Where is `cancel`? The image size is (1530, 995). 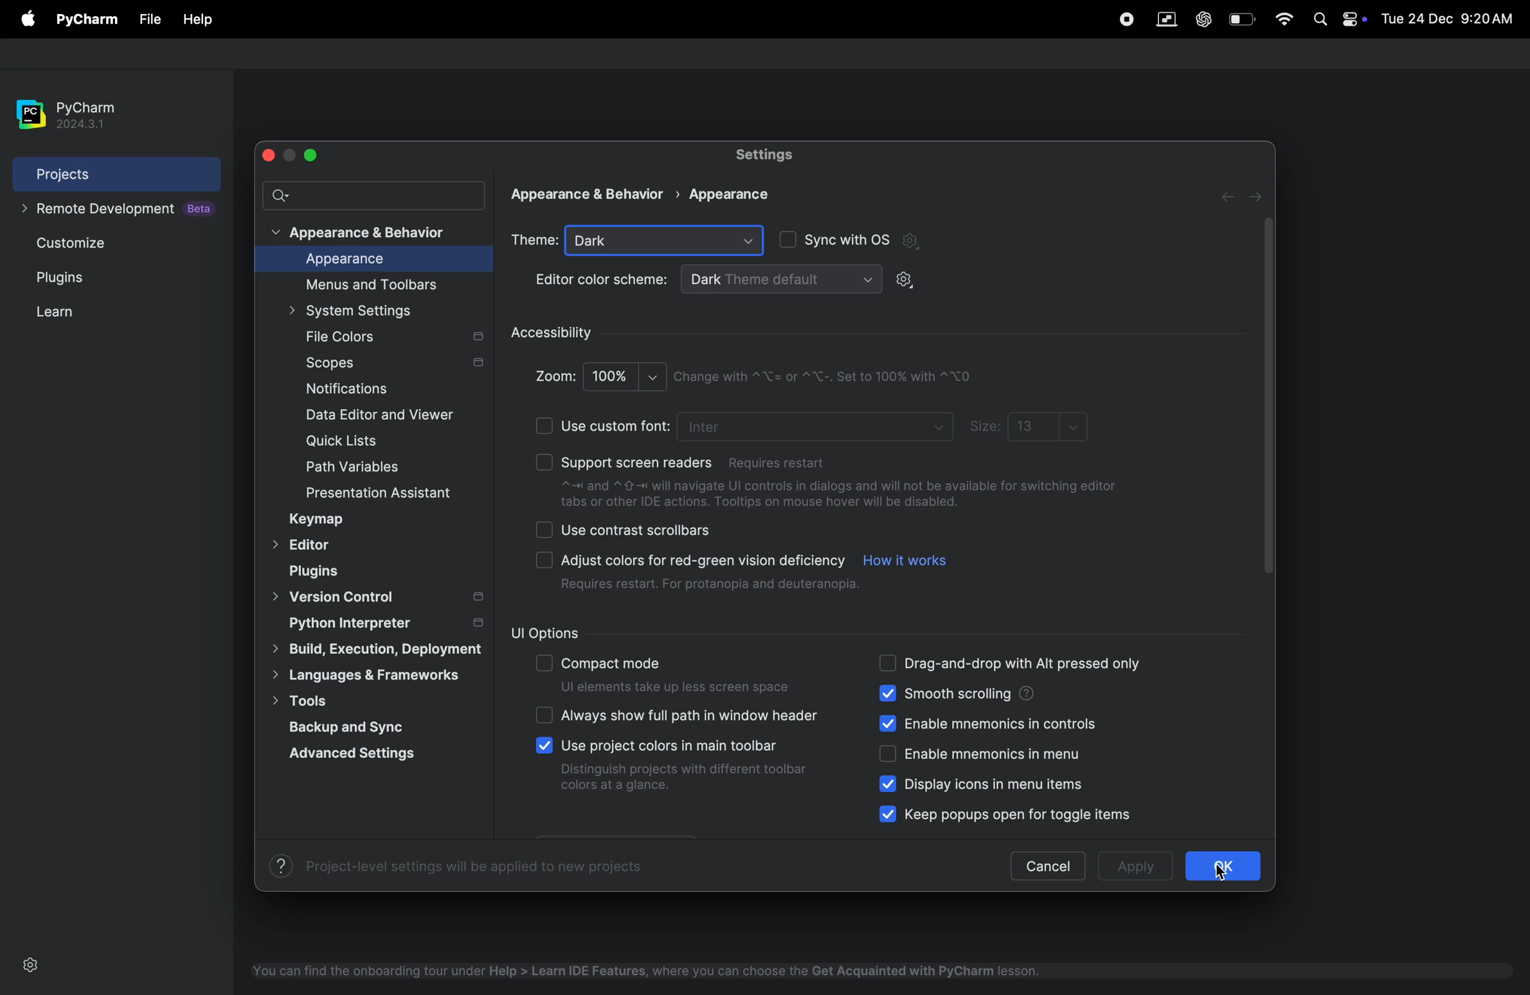
cancel is located at coordinates (1047, 866).